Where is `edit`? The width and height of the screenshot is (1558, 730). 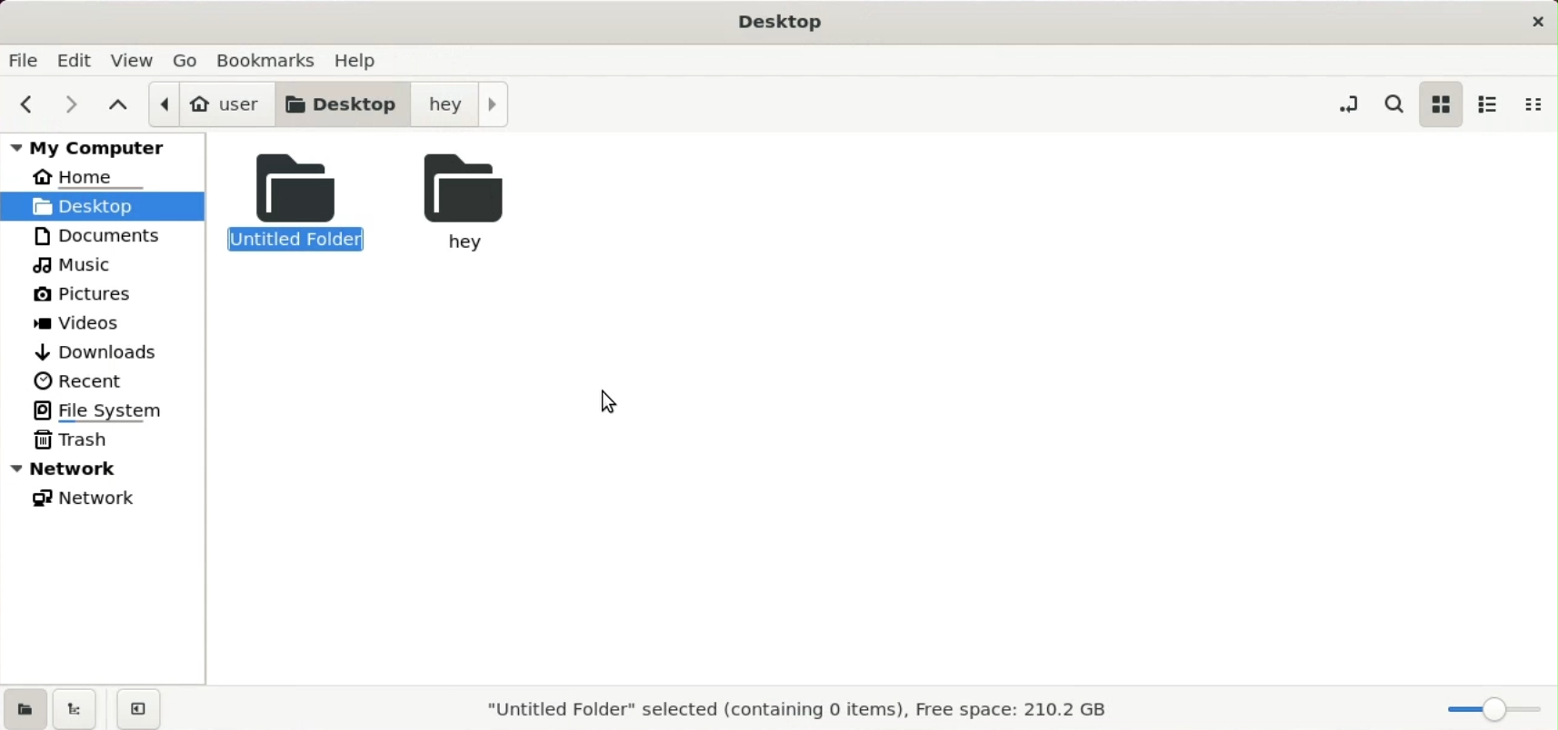
edit is located at coordinates (78, 60).